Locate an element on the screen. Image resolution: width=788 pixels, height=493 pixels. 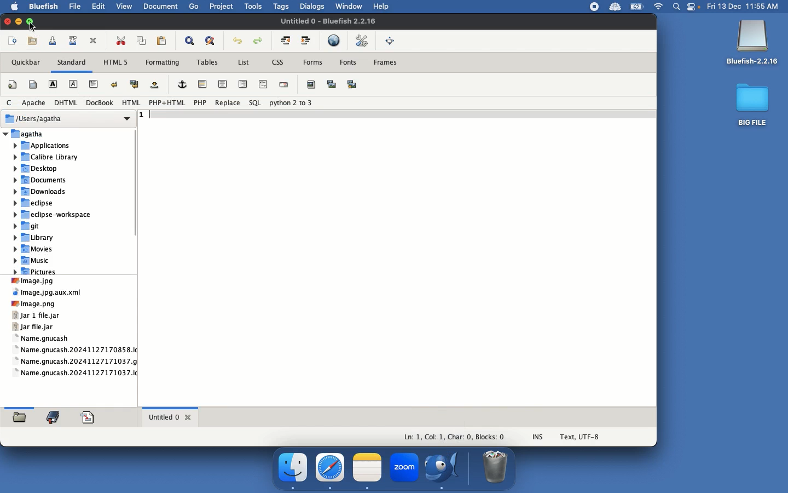
tools is located at coordinates (251, 8).